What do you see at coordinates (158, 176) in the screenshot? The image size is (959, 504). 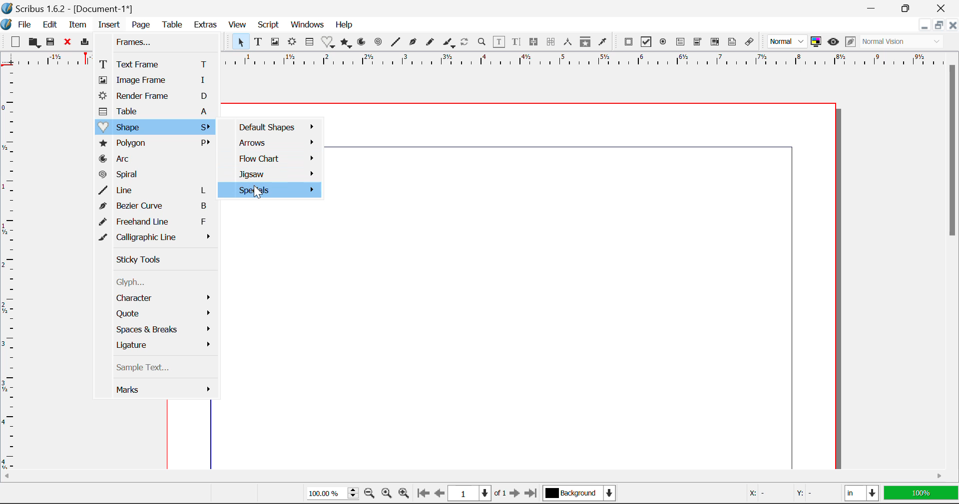 I see `Spiral` at bounding box center [158, 176].